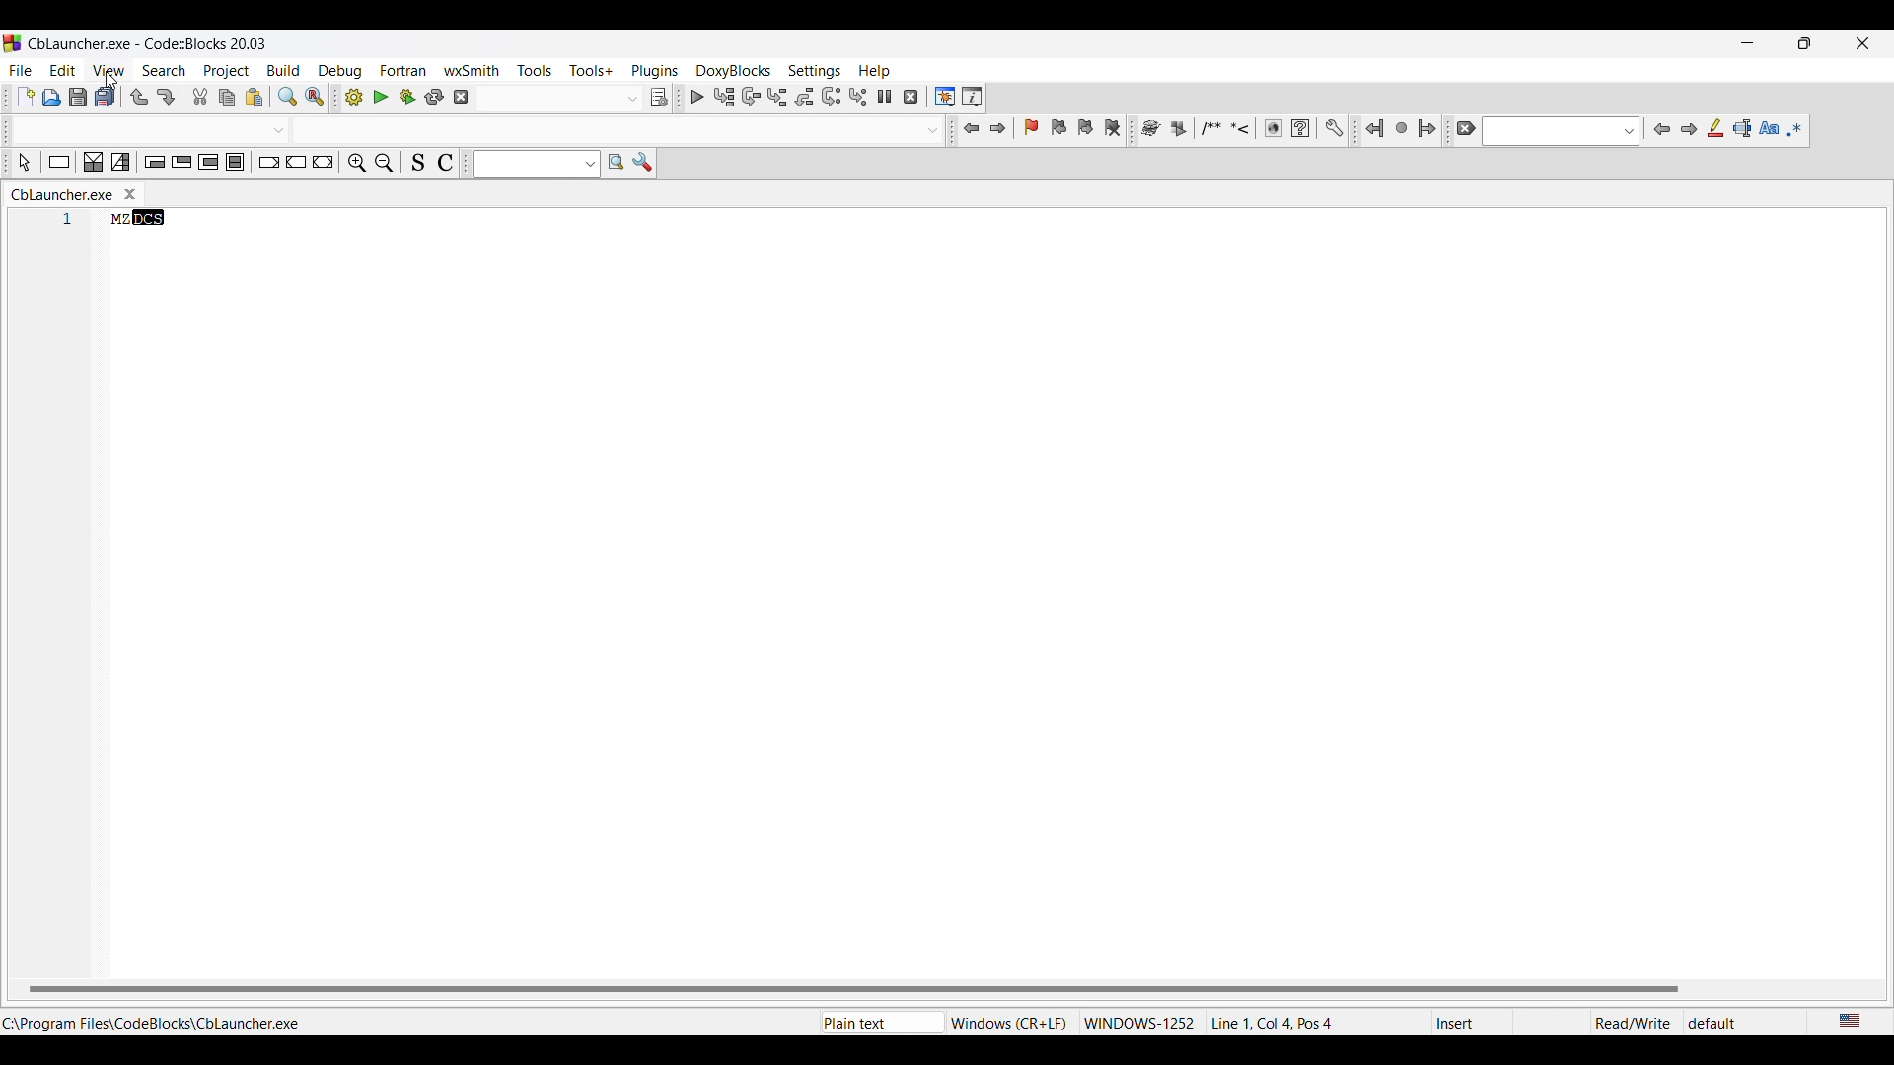  Describe the element at coordinates (945, 97) in the screenshot. I see `Debugging windows` at that location.